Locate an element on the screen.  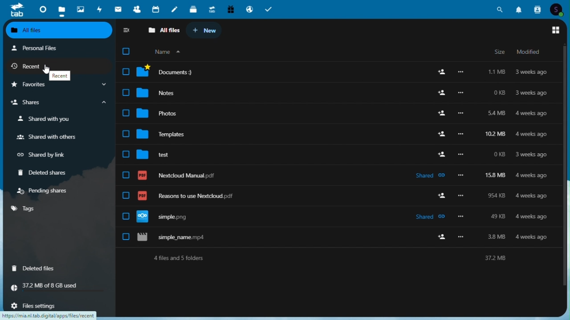
Account icon is located at coordinates (557, 9).